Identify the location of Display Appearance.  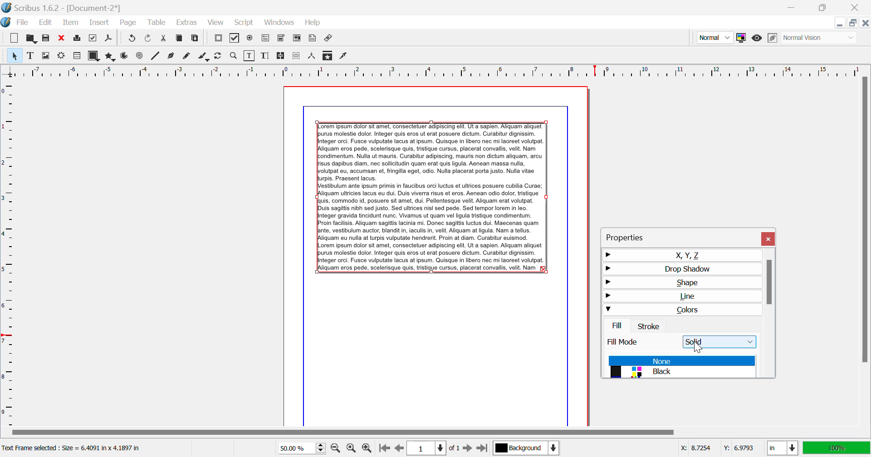
(837, 448).